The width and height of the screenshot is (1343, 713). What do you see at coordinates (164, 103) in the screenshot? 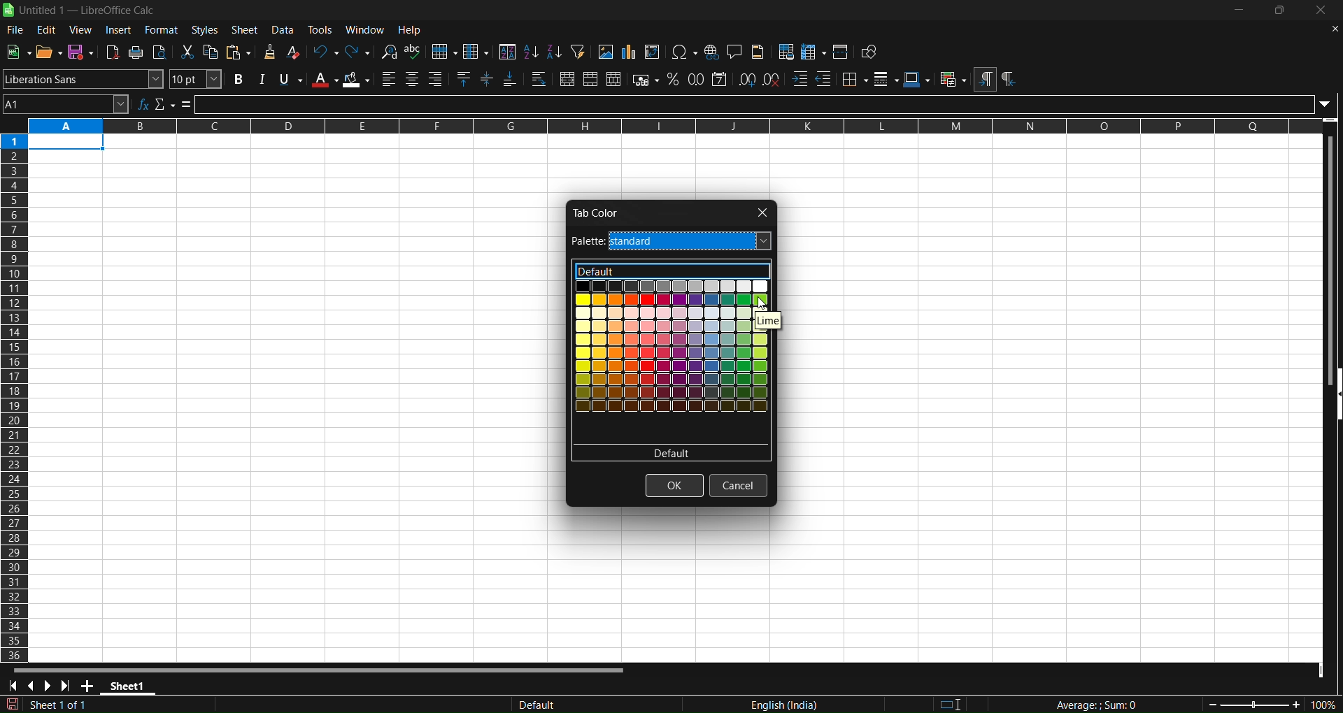
I see `select function` at bounding box center [164, 103].